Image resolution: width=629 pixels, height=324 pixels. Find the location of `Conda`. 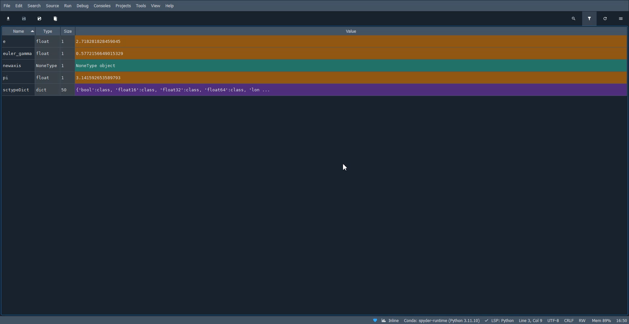

Conda is located at coordinates (442, 320).